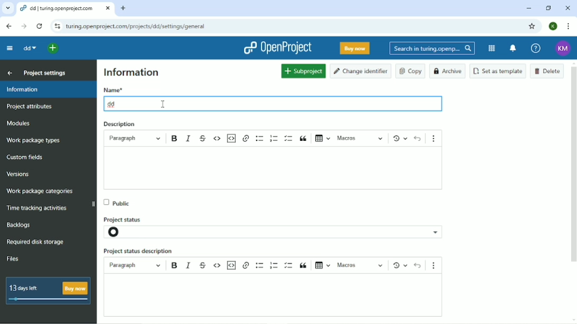 Image resolution: width=577 pixels, height=324 pixels. What do you see at coordinates (492, 48) in the screenshot?
I see `Modules` at bounding box center [492, 48].